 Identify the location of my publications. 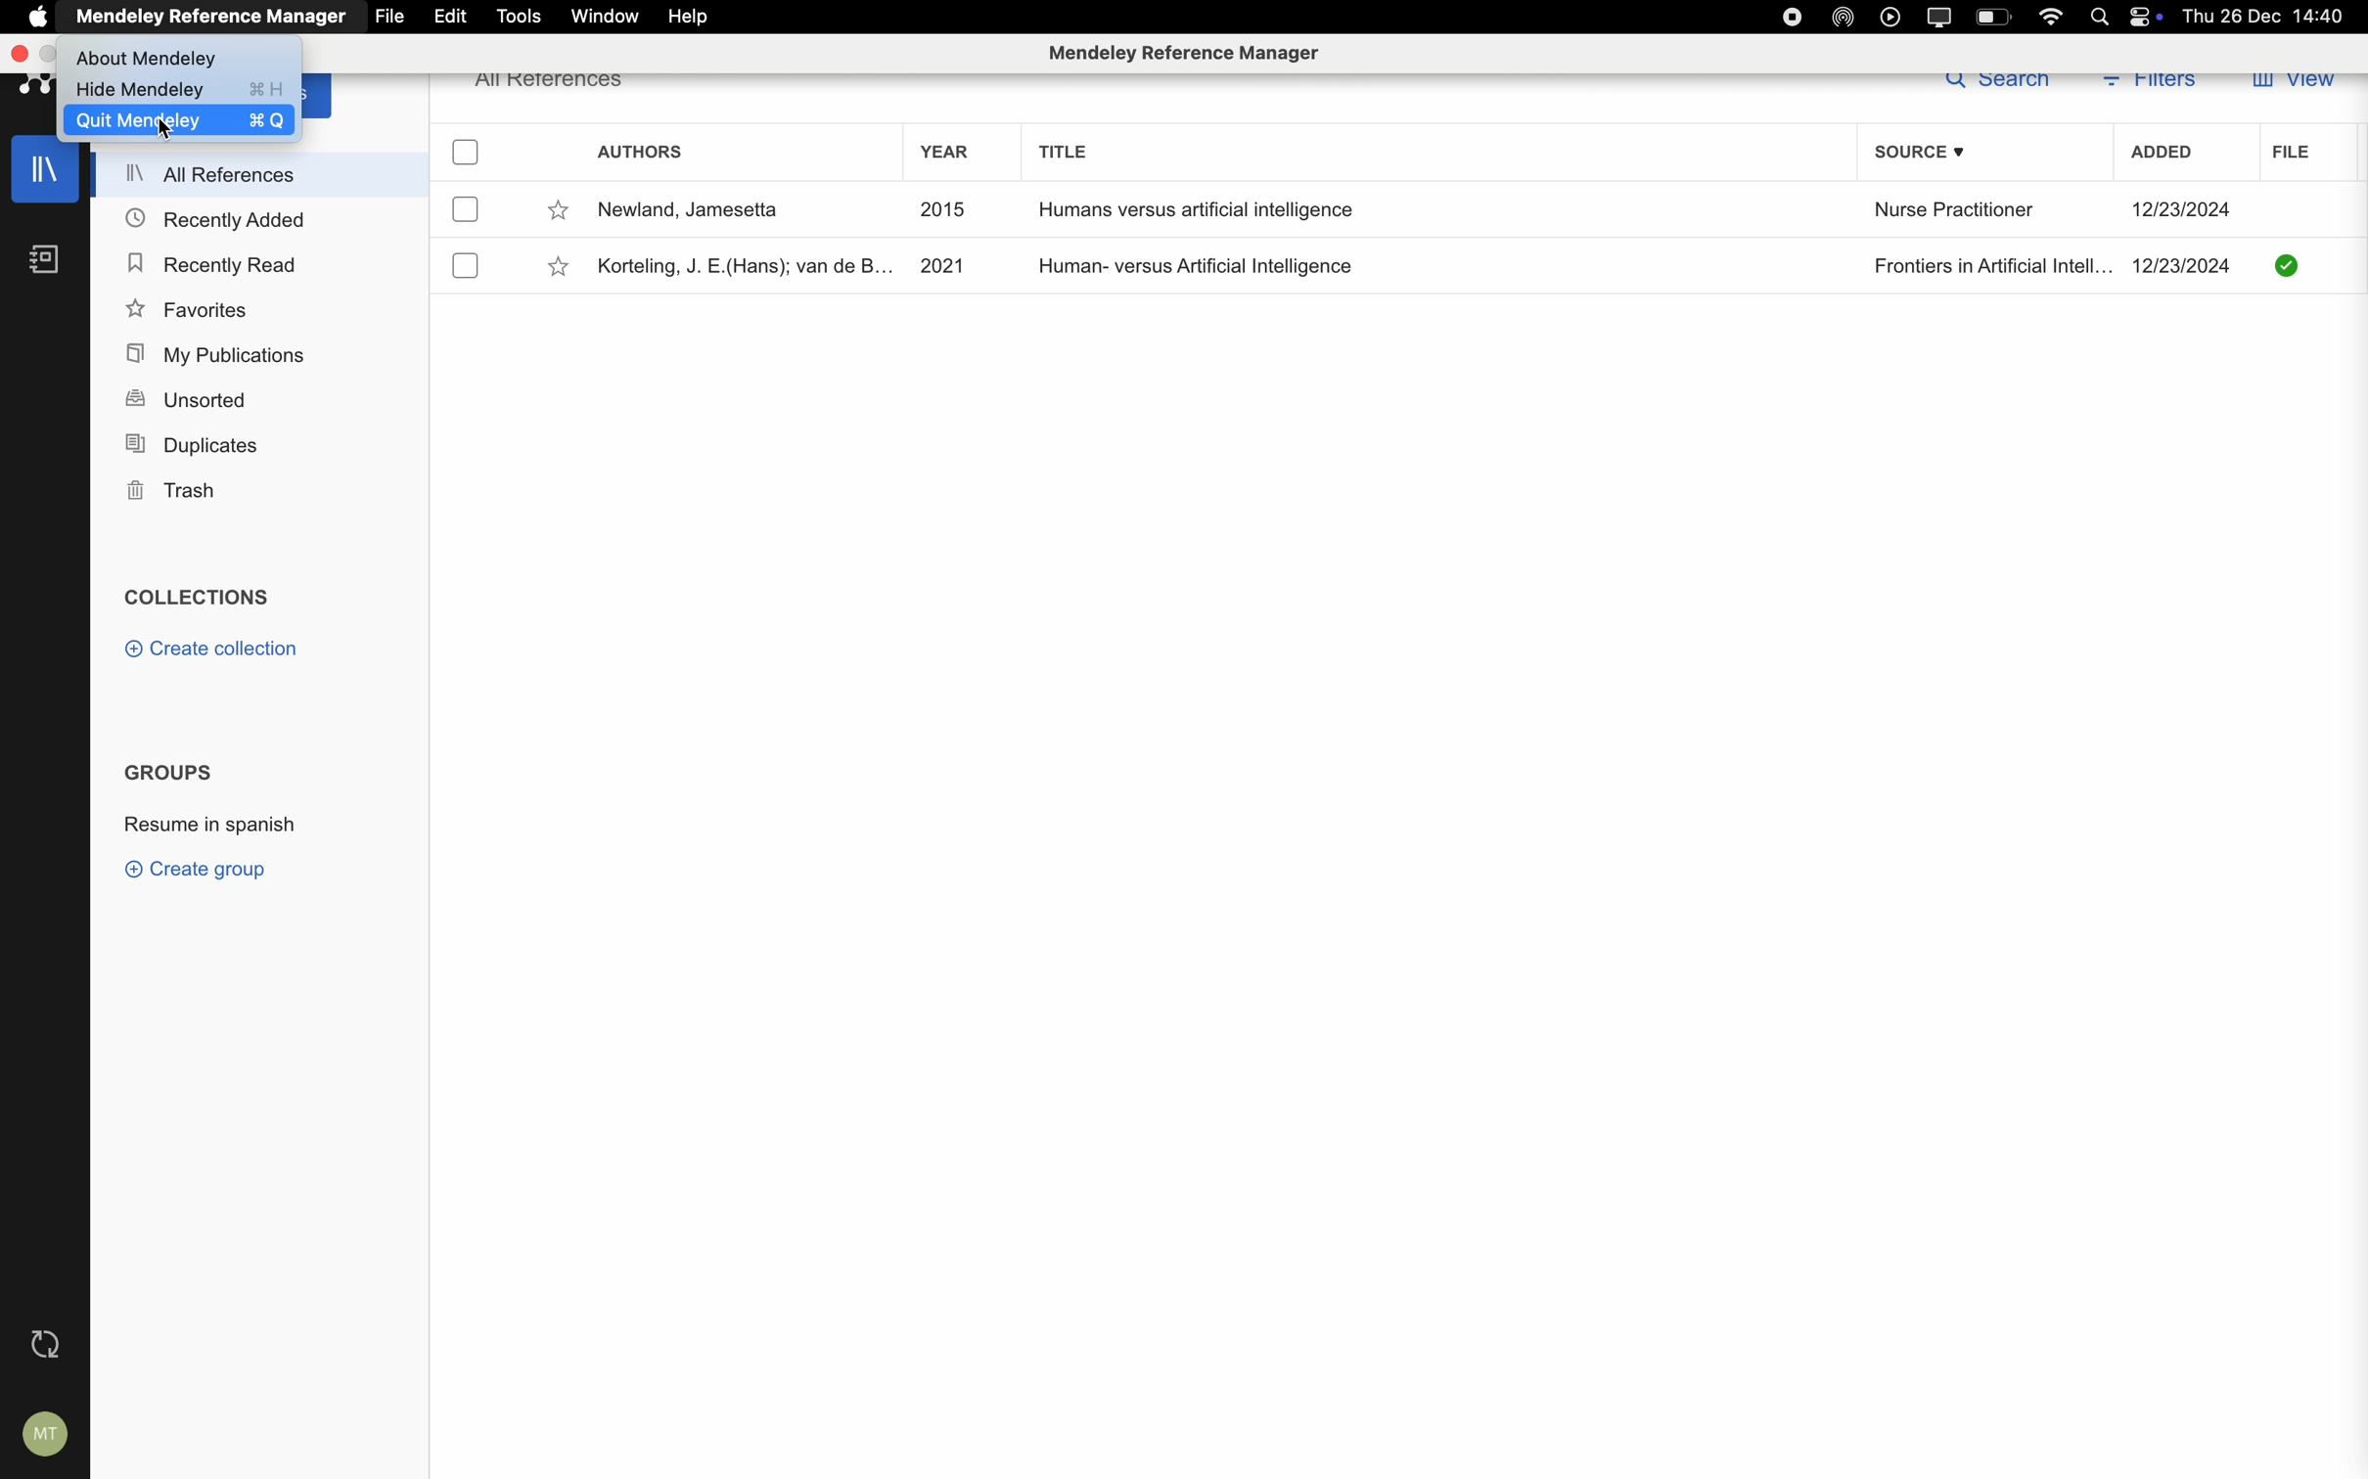
(219, 354).